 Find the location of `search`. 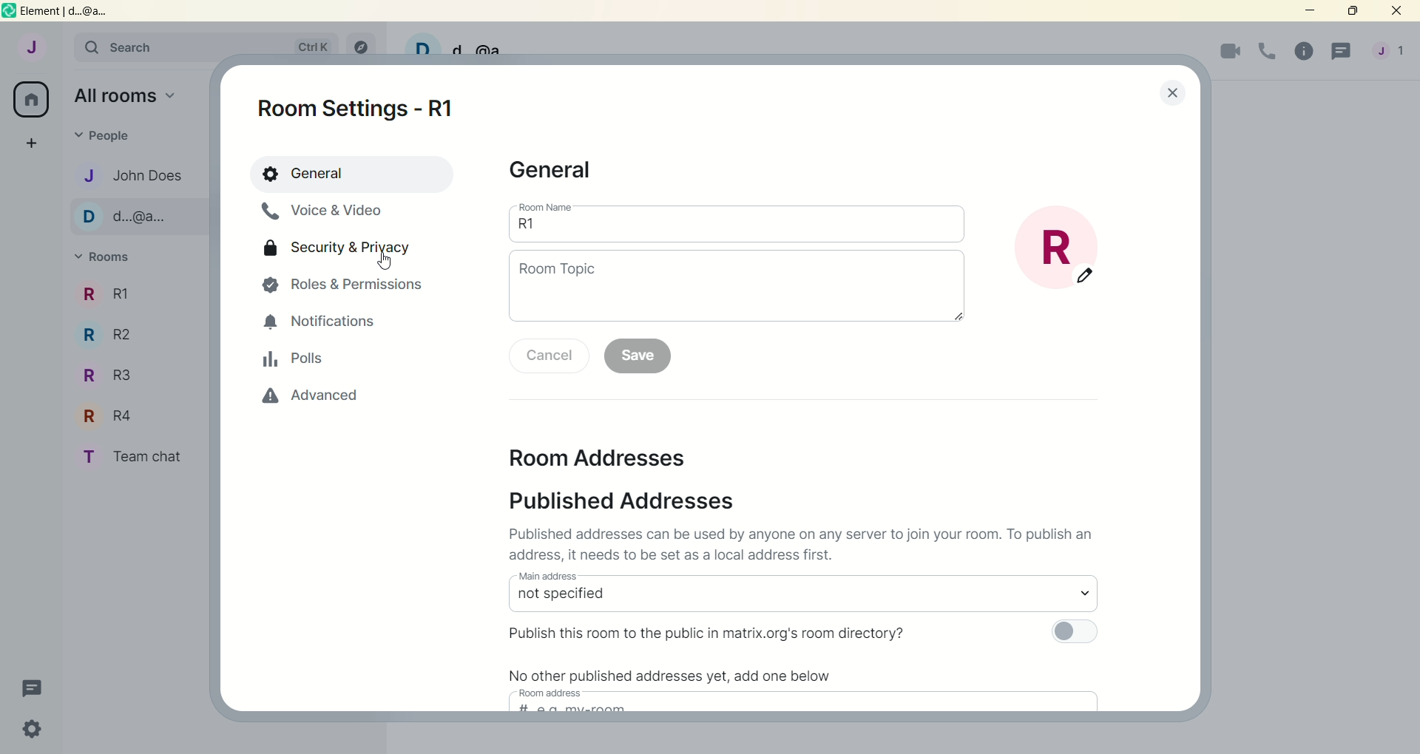

search is located at coordinates (206, 47).